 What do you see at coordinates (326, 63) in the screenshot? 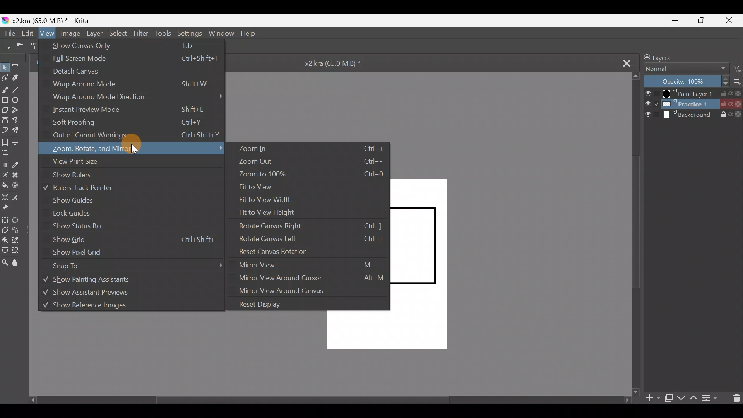
I see `x2.kra` at bounding box center [326, 63].